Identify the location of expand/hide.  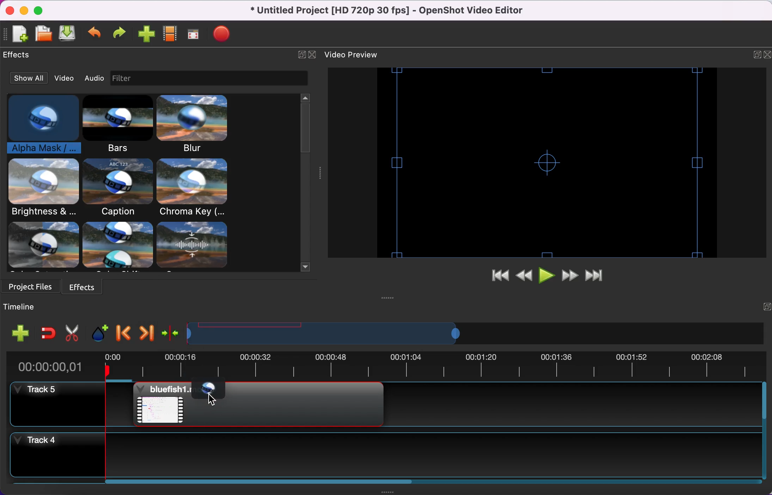
(756, 56).